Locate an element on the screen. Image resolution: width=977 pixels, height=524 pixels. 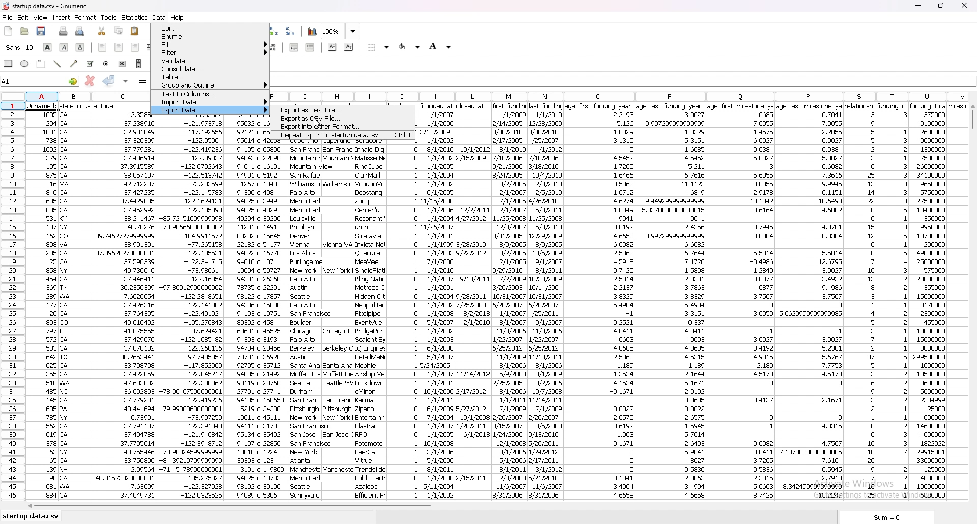
increase indent is located at coordinates (310, 47).